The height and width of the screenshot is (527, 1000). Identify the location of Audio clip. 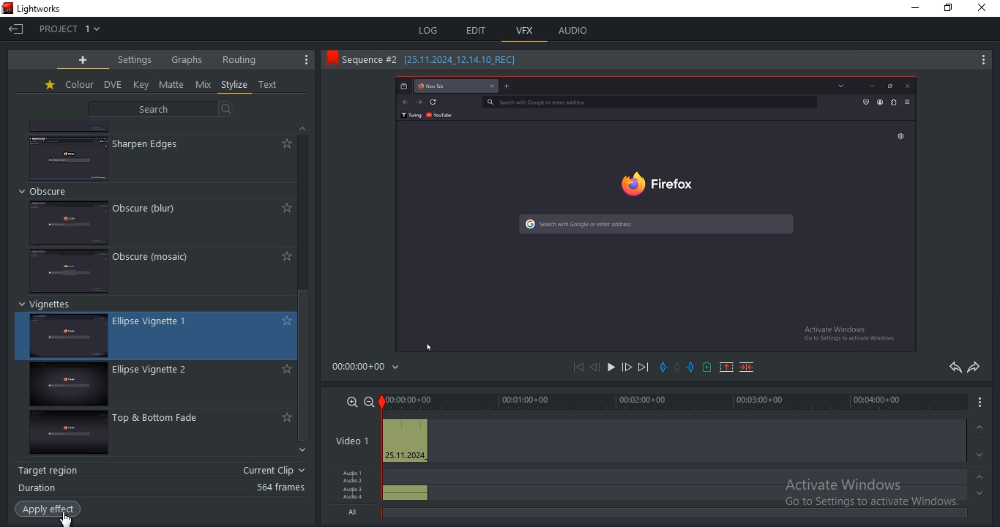
(406, 488).